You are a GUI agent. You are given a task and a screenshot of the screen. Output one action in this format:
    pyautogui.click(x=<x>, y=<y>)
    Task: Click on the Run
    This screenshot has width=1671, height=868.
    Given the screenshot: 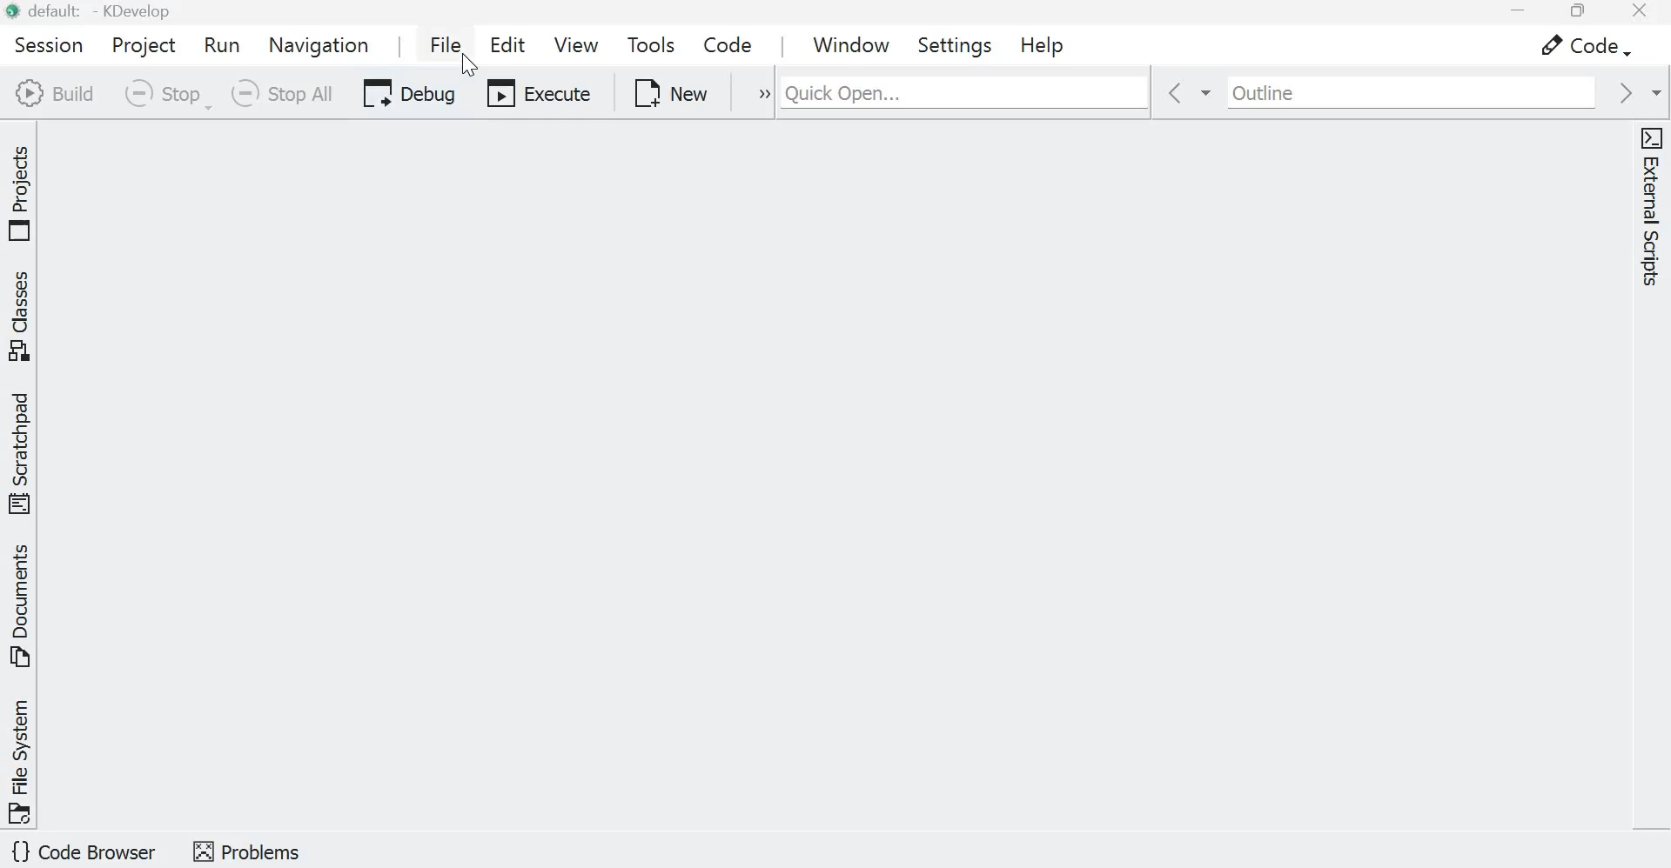 What is the action you would take?
    pyautogui.click(x=225, y=45)
    